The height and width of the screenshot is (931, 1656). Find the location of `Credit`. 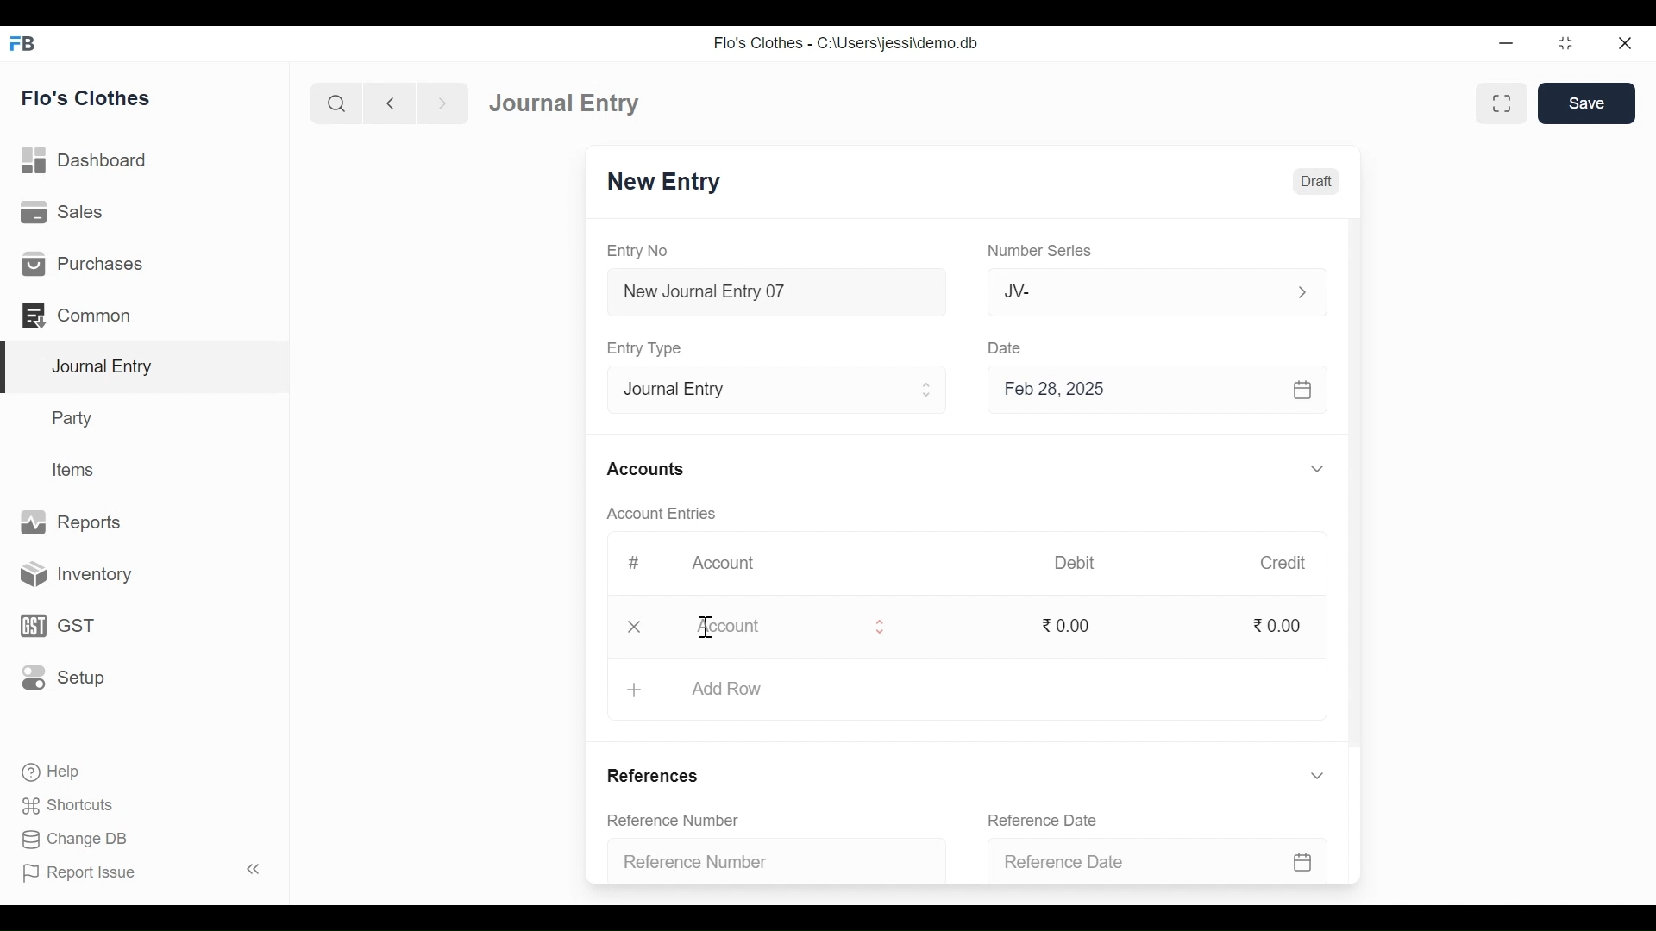

Credit is located at coordinates (1284, 564).